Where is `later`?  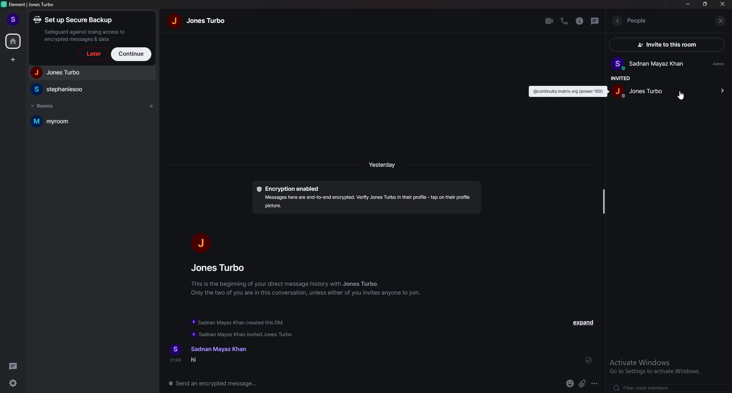 later is located at coordinates (92, 54).